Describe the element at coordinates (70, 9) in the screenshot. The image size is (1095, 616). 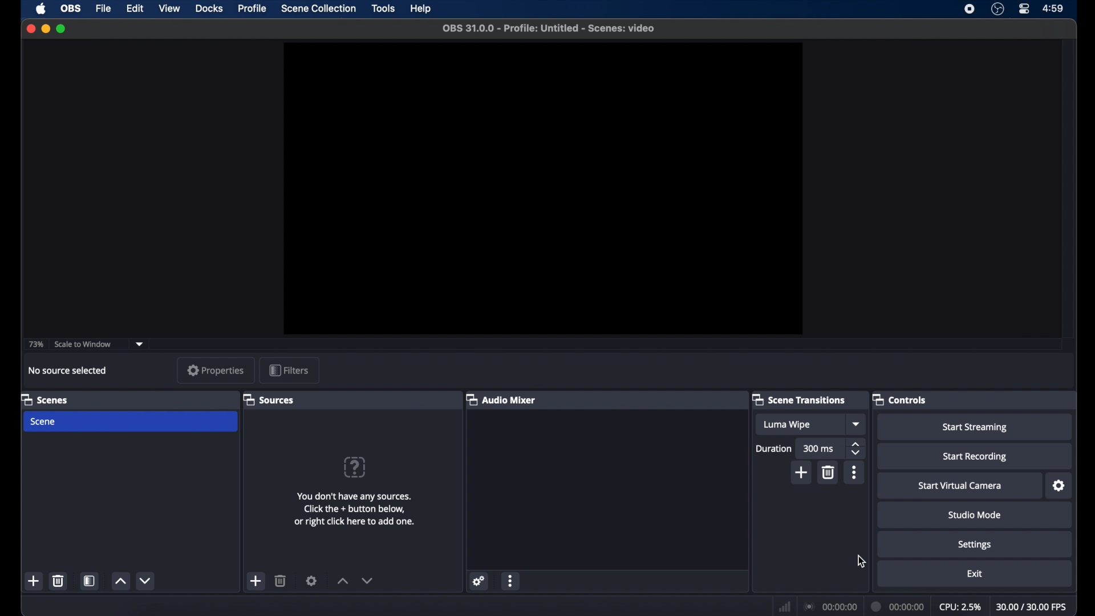
I see `obs` at that location.